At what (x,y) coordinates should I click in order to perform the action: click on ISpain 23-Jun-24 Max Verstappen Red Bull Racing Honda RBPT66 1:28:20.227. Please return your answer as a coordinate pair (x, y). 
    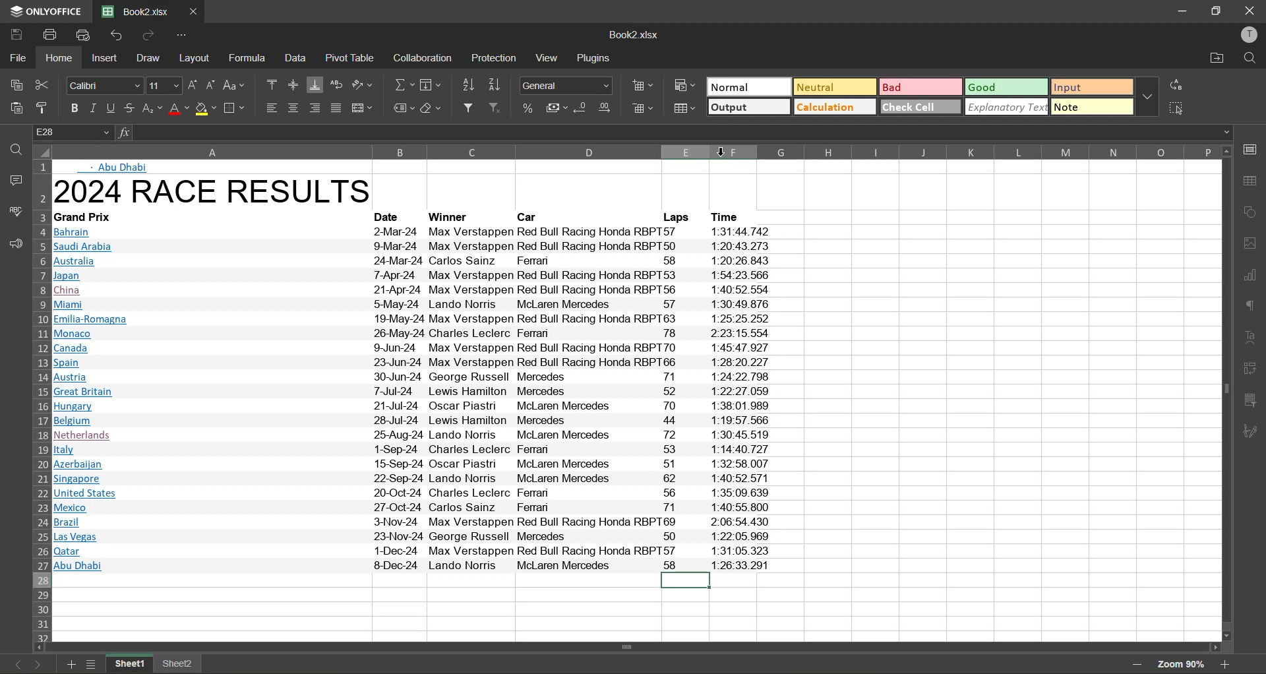
    Looking at the image, I should click on (418, 363).